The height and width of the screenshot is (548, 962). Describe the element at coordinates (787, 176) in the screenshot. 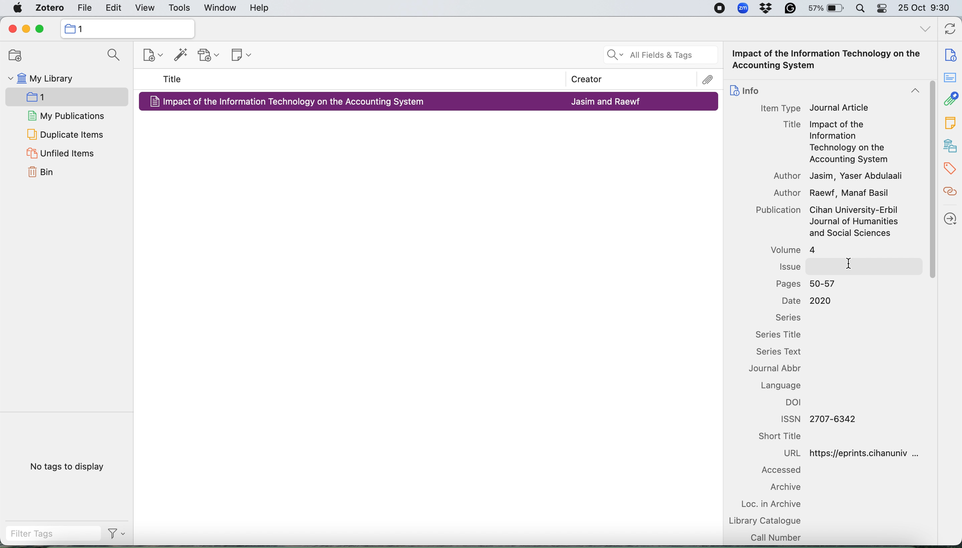

I see `Author` at that location.